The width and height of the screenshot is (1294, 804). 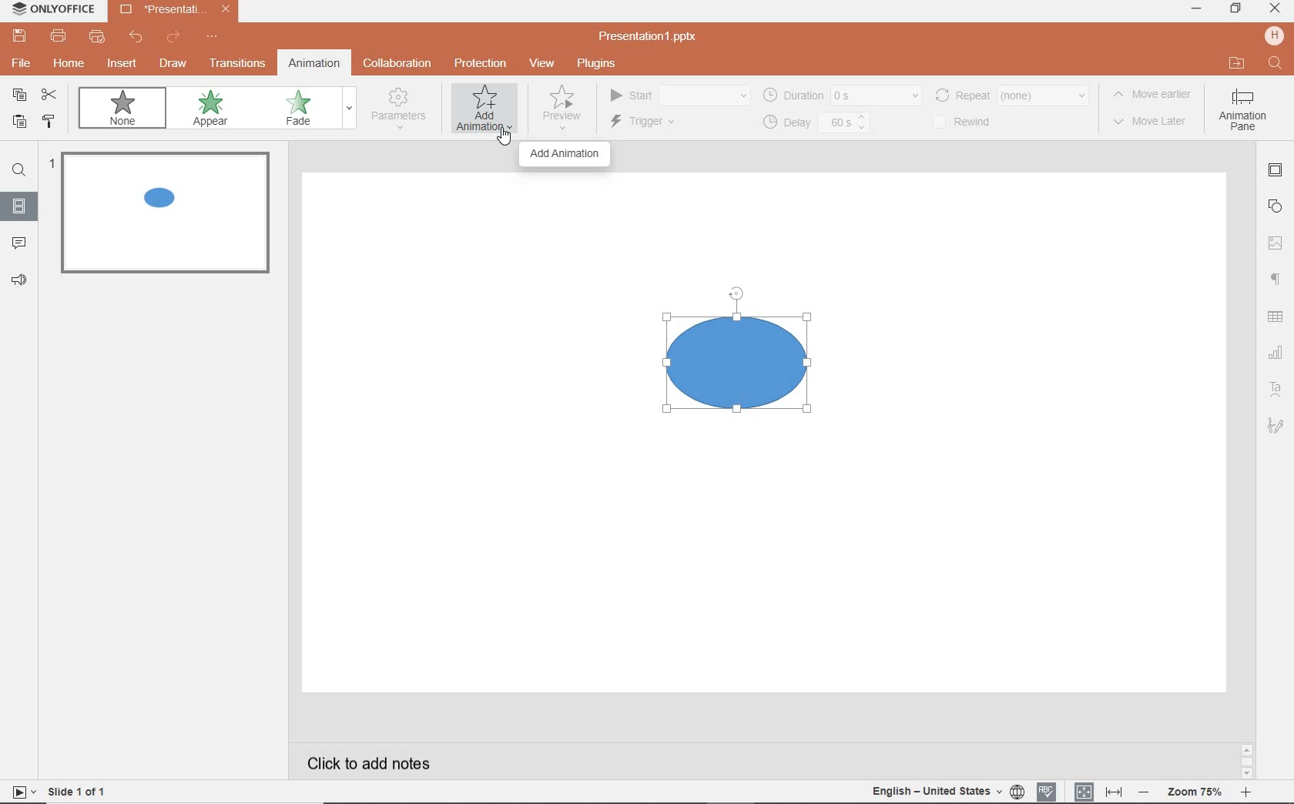 What do you see at coordinates (1236, 64) in the screenshot?
I see `OPEN FILE LOCATION` at bounding box center [1236, 64].